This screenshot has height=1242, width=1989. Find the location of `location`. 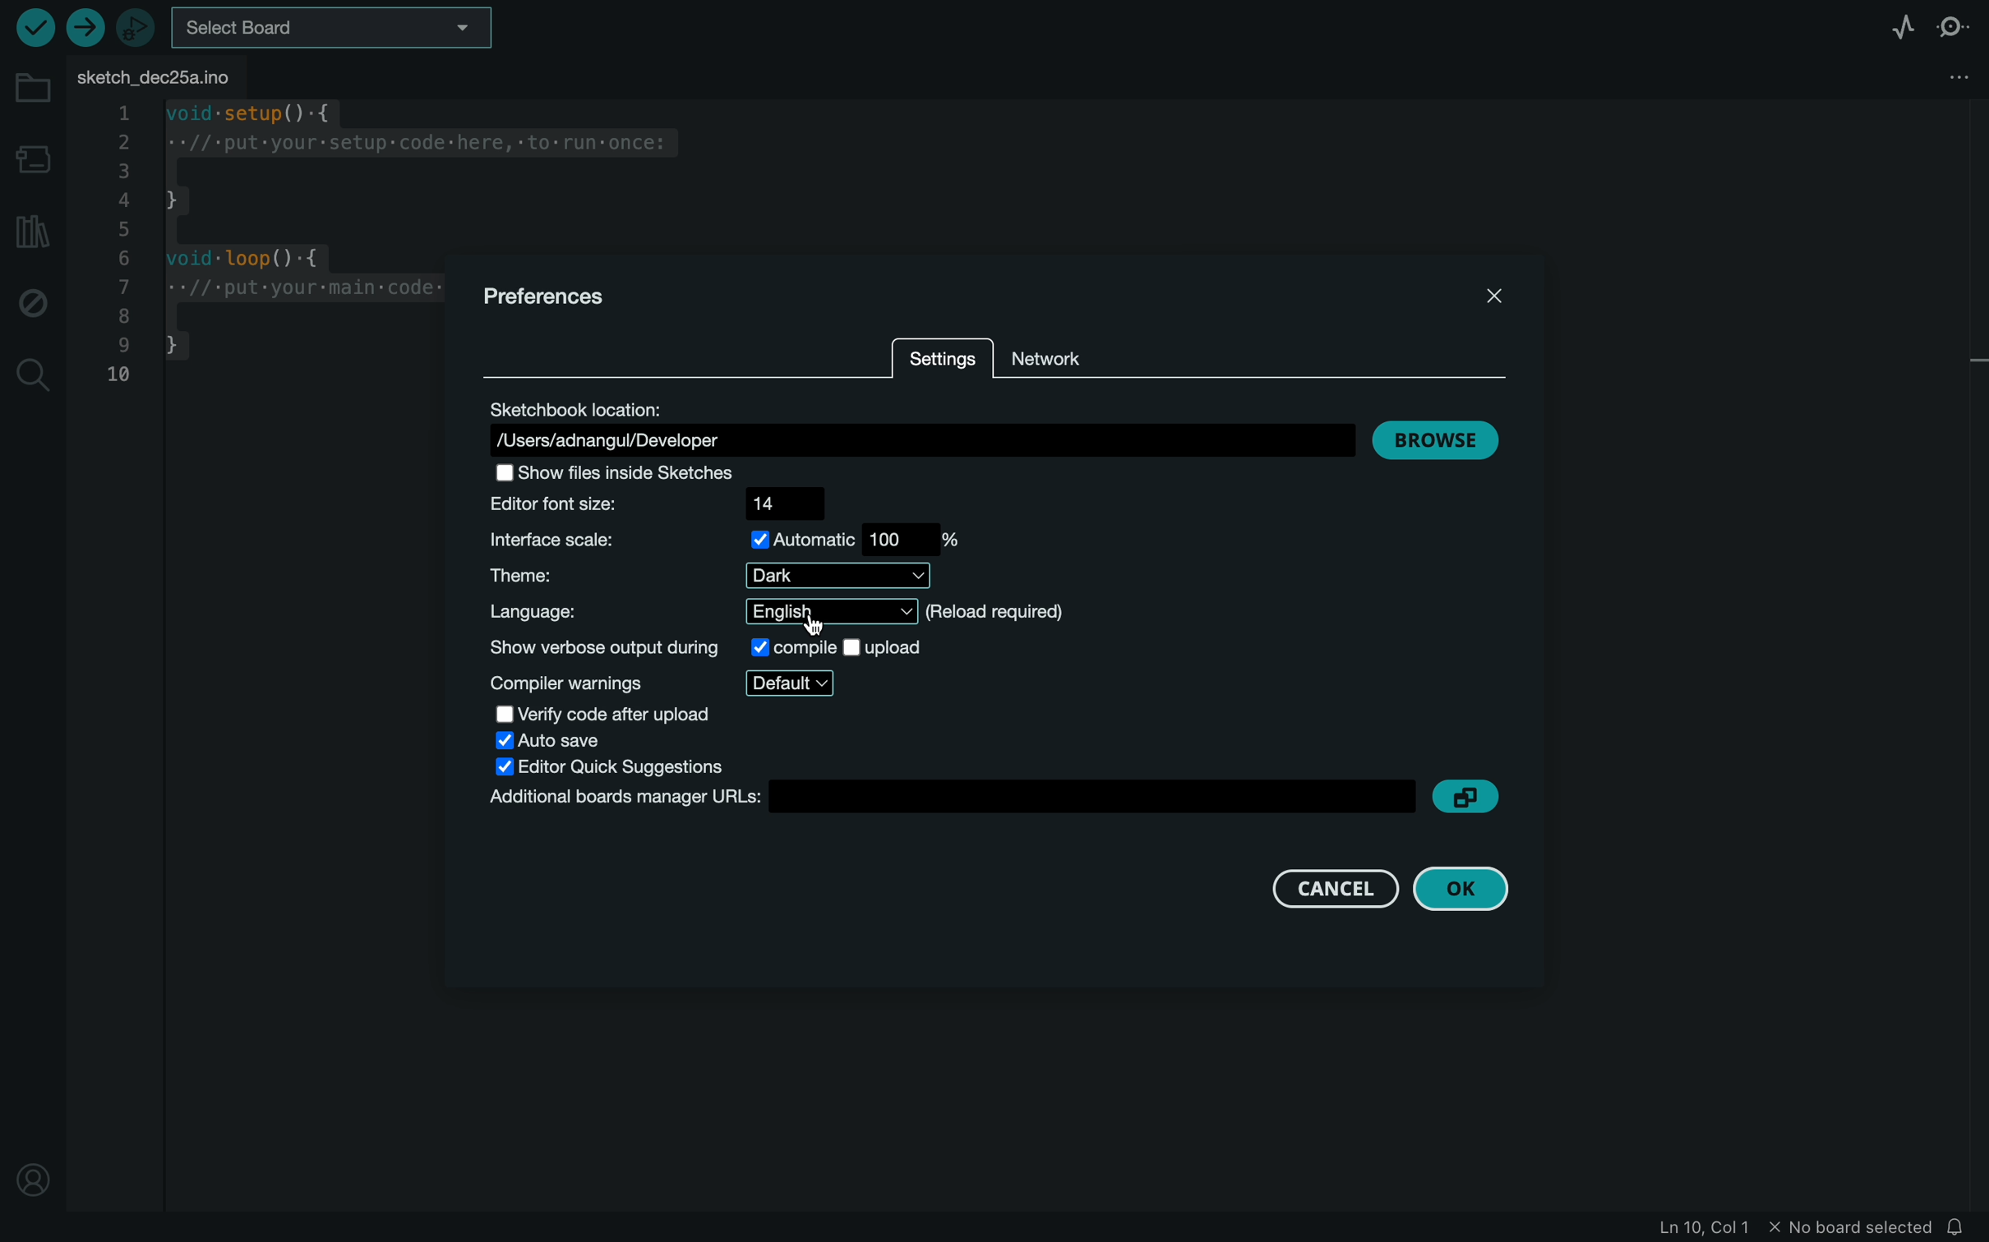

location is located at coordinates (925, 425).